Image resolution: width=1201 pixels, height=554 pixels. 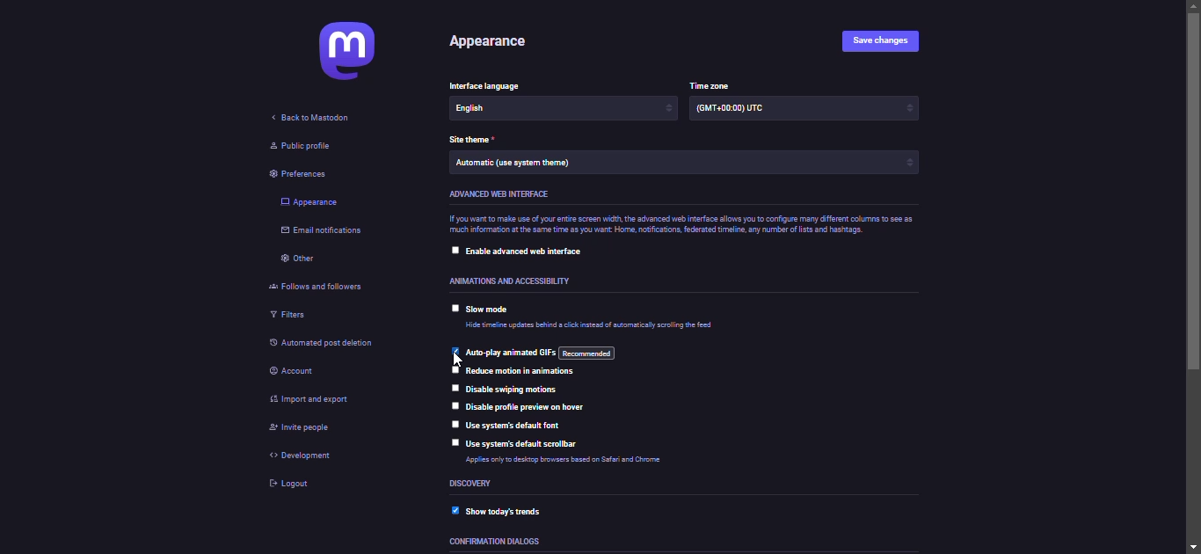 I want to click on public profile, so click(x=301, y=146).